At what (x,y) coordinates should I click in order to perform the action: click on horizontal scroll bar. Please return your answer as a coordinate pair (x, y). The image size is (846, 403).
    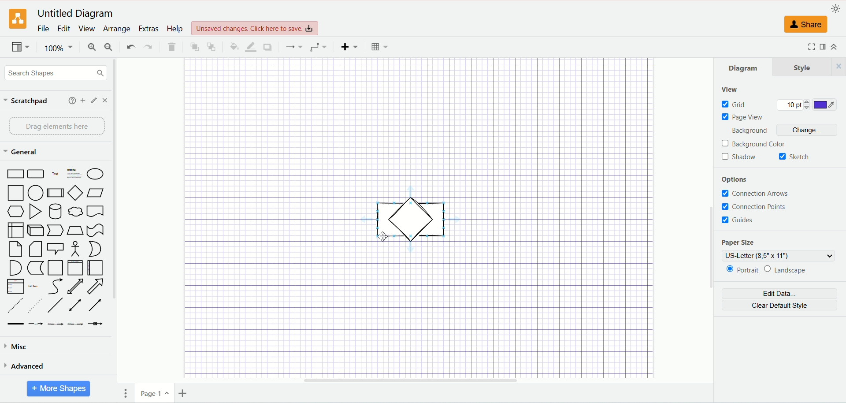
    Looking at the image, I should click on (446, 380).